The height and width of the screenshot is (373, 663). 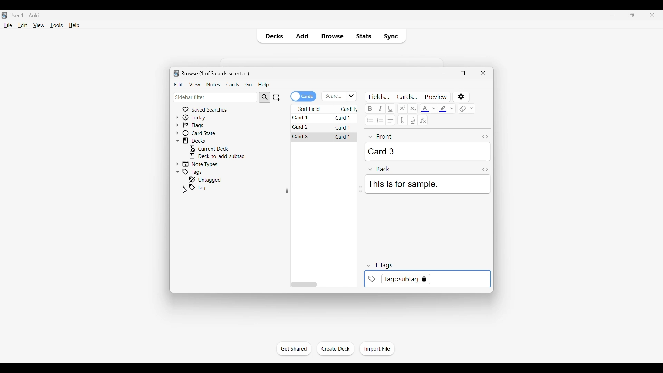 I want to click on Go menu, so click(x=248, y=85).